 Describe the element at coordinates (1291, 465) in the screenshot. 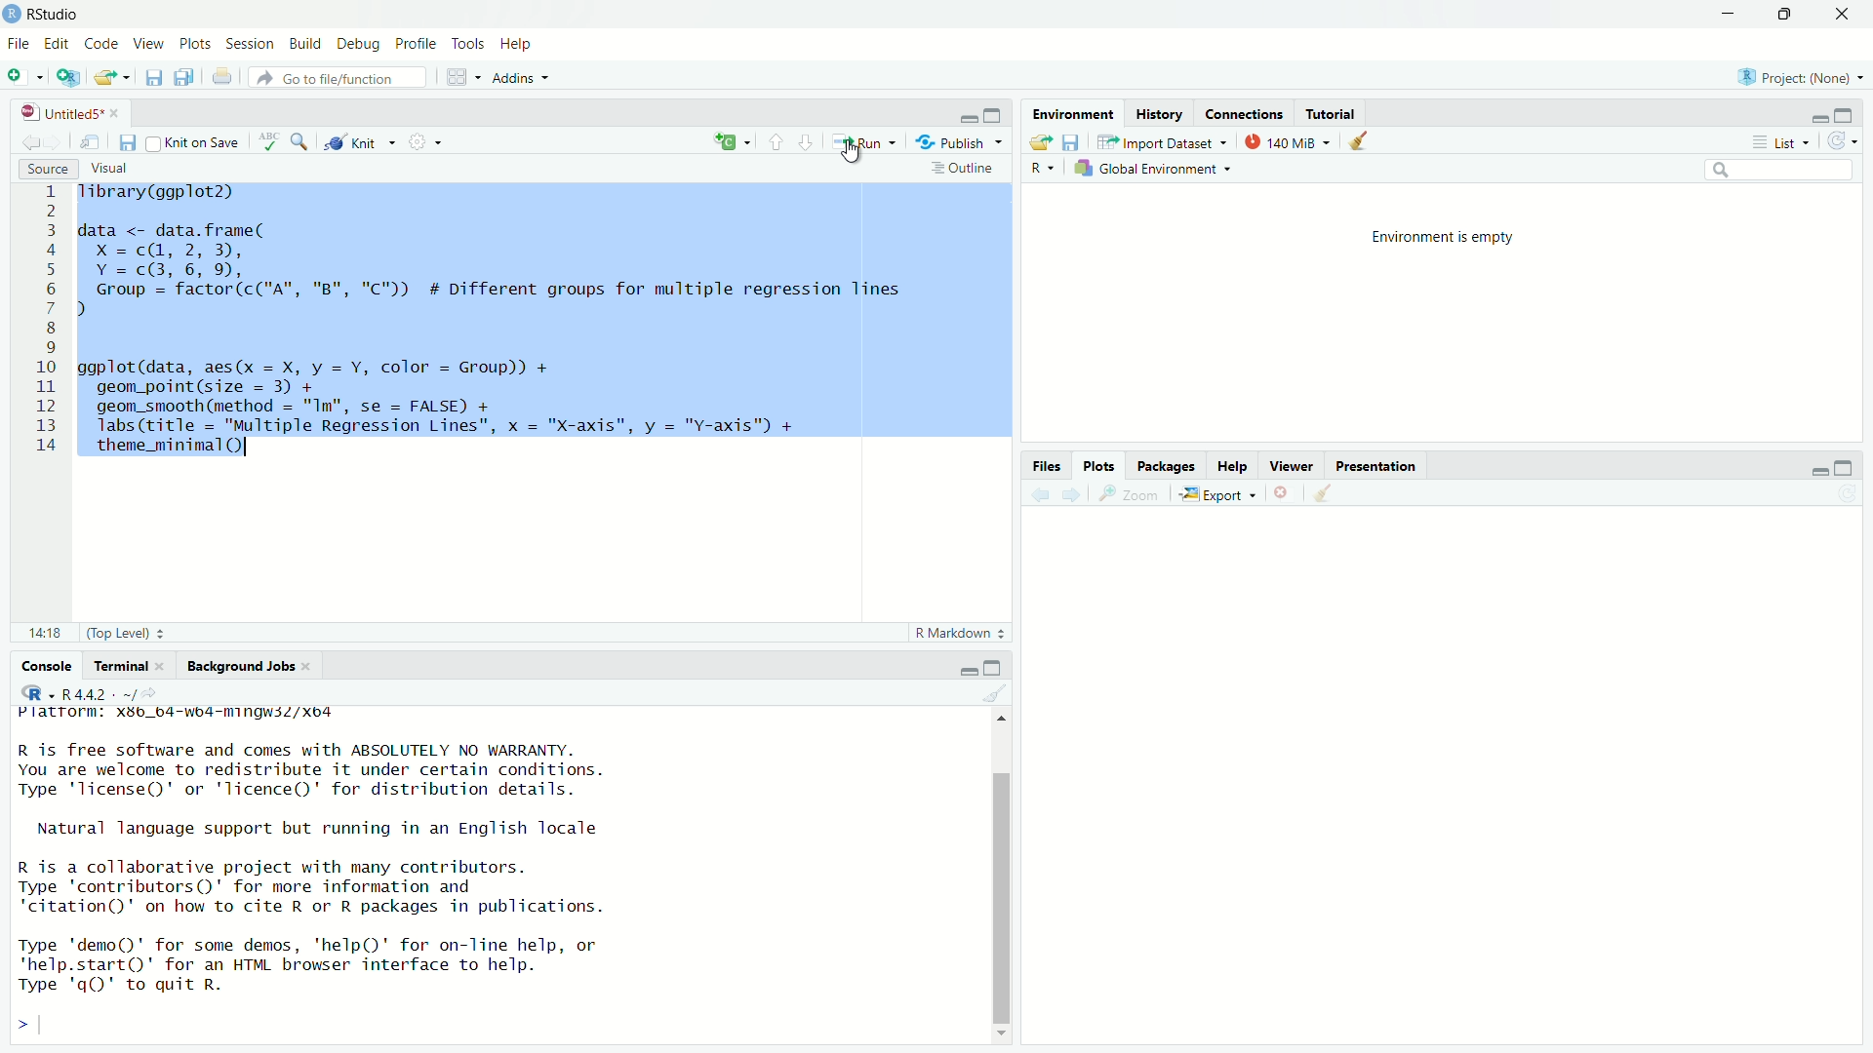

I see `Viewer` at that location.